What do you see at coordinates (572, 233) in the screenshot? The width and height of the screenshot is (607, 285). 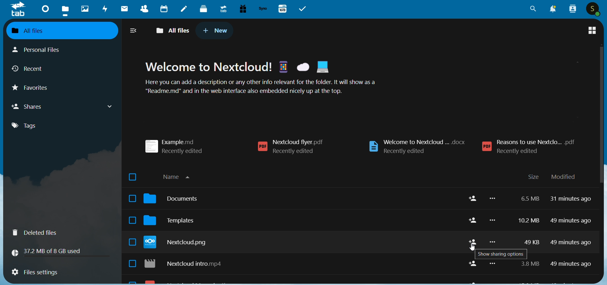 I see `last modified` at bounding box center [572, 233].